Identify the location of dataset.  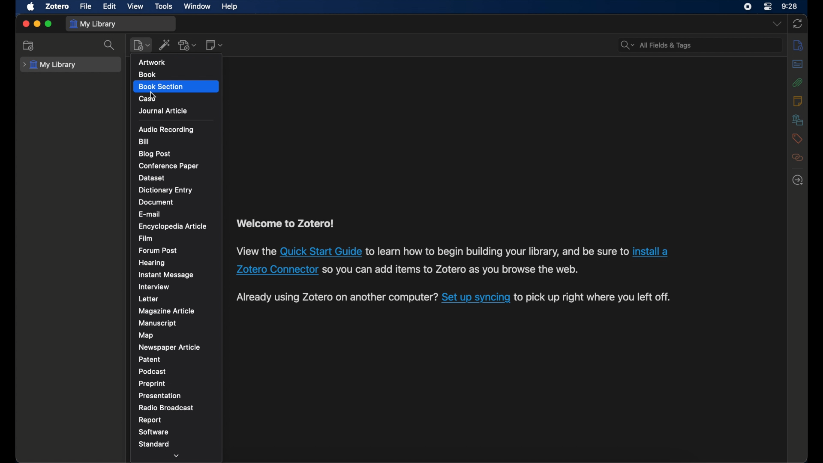
(152, 178).